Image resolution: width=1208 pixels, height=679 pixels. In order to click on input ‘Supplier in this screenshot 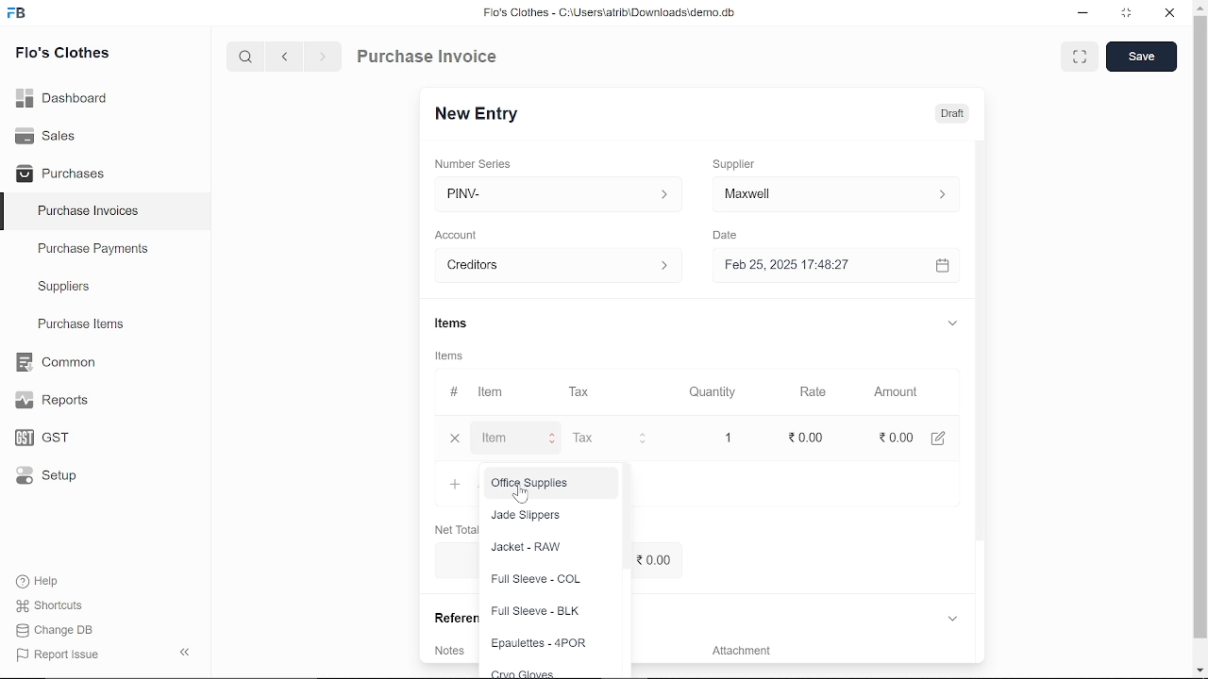, I will do `click(844, 192)`.